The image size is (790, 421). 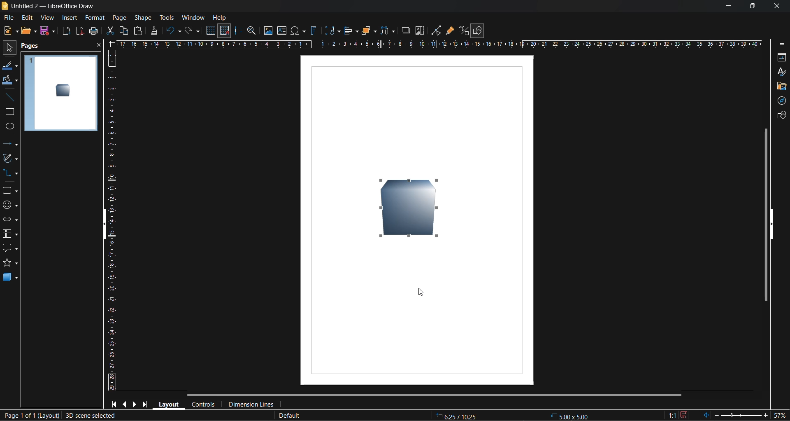 I want to click on scaling factor, so click(x=671, y=414).